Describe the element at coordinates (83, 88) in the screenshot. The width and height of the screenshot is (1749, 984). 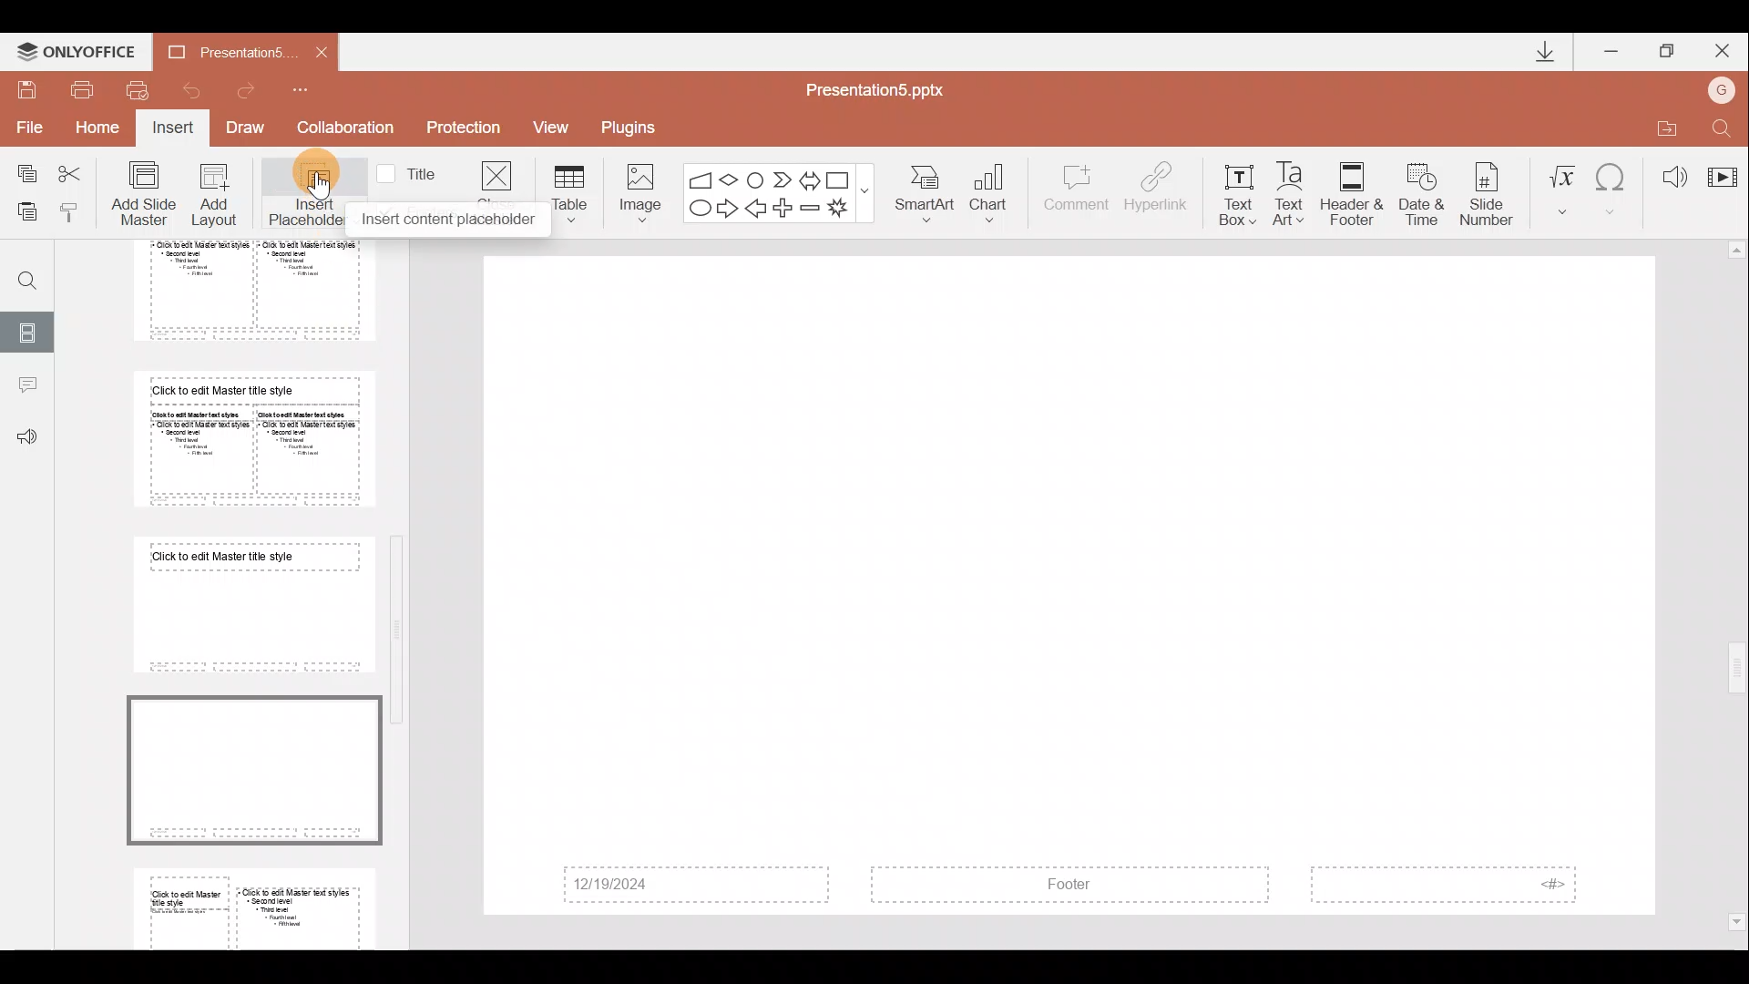
I see `Print file` at that location.